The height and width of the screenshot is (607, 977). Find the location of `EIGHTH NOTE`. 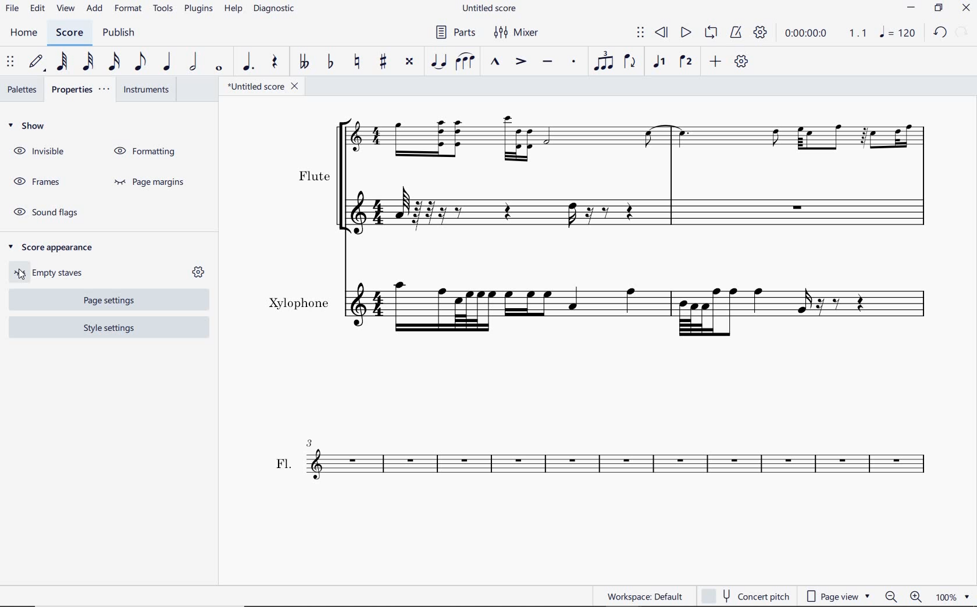

EIGHTH NOTE is located at coordinates (140, 62).